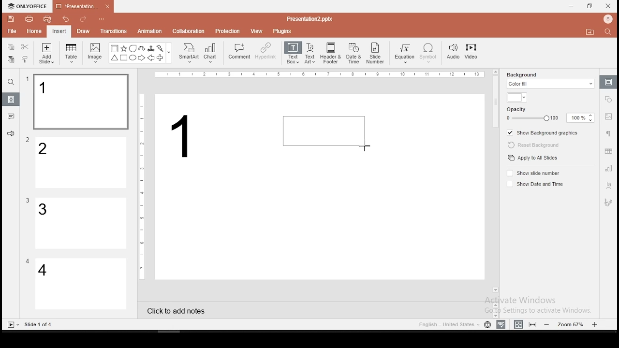 This screenshot has width=619, height=348. I want to click on text, so click(188, 140).